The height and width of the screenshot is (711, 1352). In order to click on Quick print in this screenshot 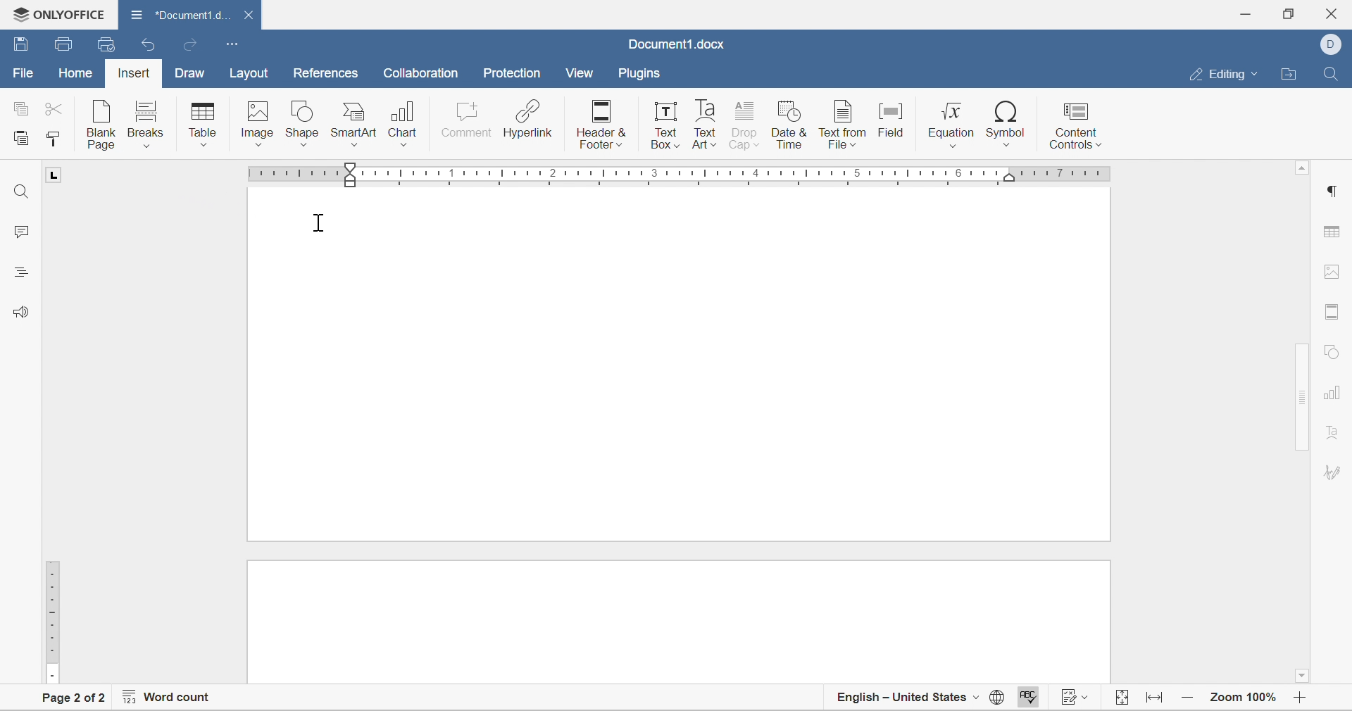, I will do `click(105, 42)`.